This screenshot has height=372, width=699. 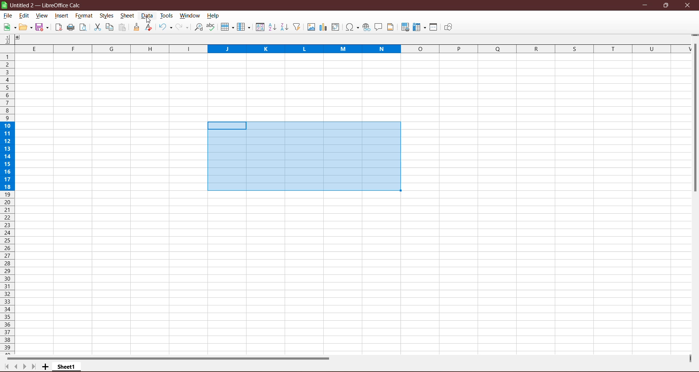 What do you see at coordinates (149, 27) in the screenshot?
I see `Clear Formatting` at bounding box center [149, 27].